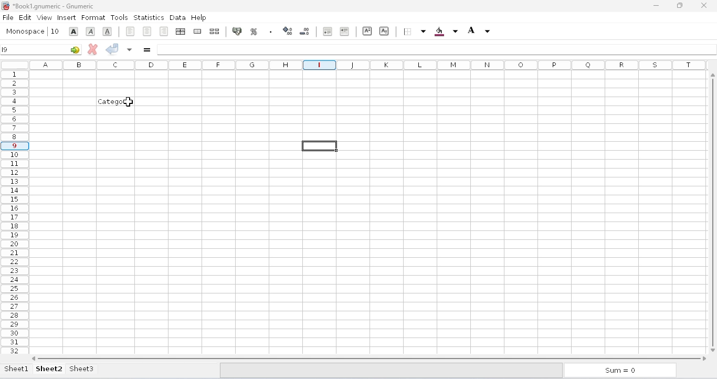  Describe the element at coordinates (215, 31) in the screenshot. I see `split merged range of cells` at that location.